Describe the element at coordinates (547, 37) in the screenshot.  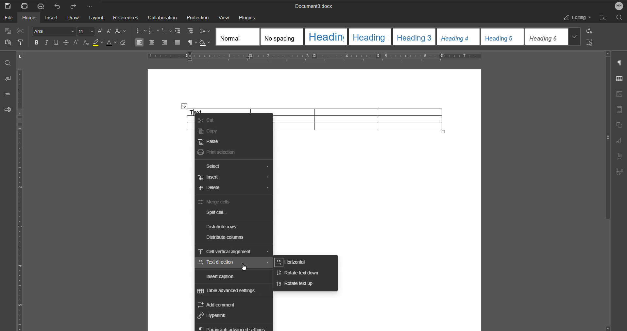
I see `Heading 6` at that location.